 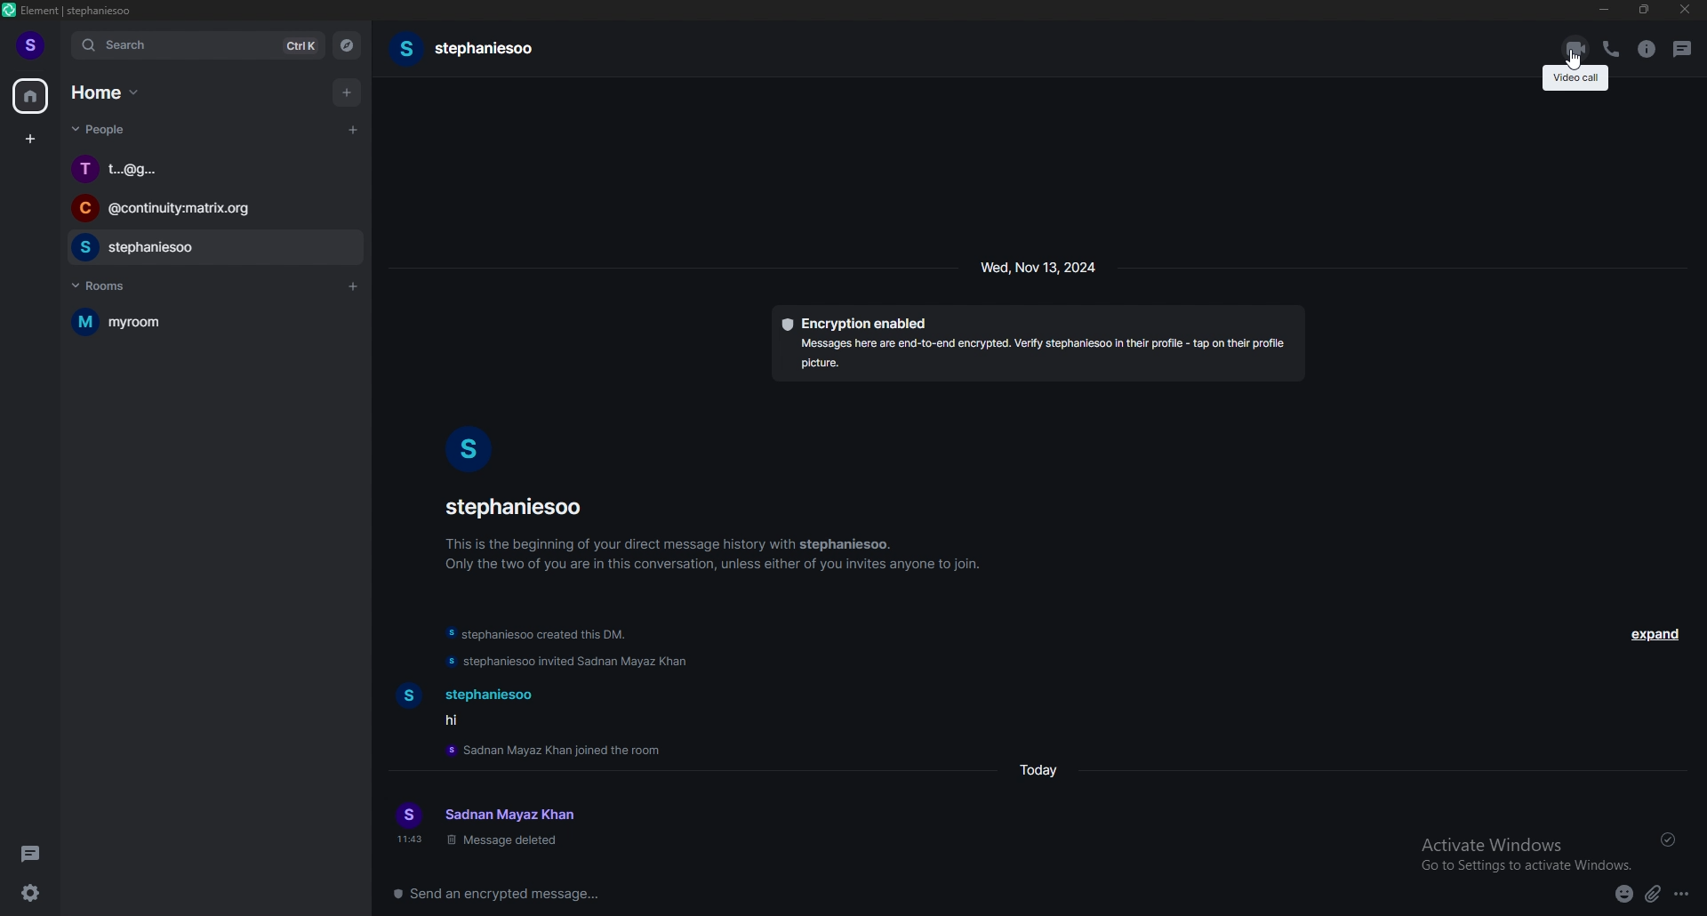 I want to click on text, so click(x=477, y=707).